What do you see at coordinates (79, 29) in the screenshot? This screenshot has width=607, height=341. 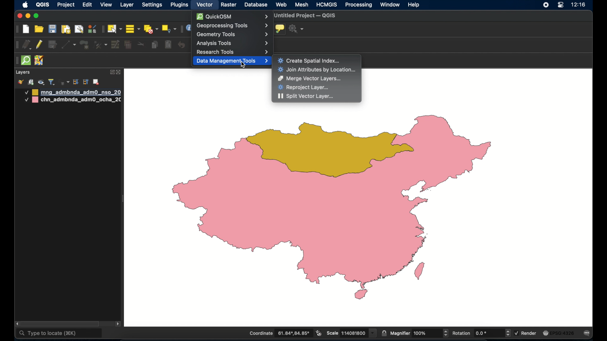 I see `open layout manager` at bounding box center [79, 29].